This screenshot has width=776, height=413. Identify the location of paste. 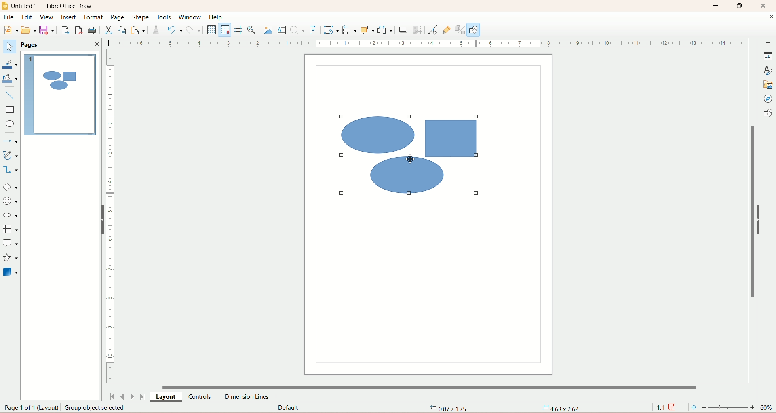
(137, 29).